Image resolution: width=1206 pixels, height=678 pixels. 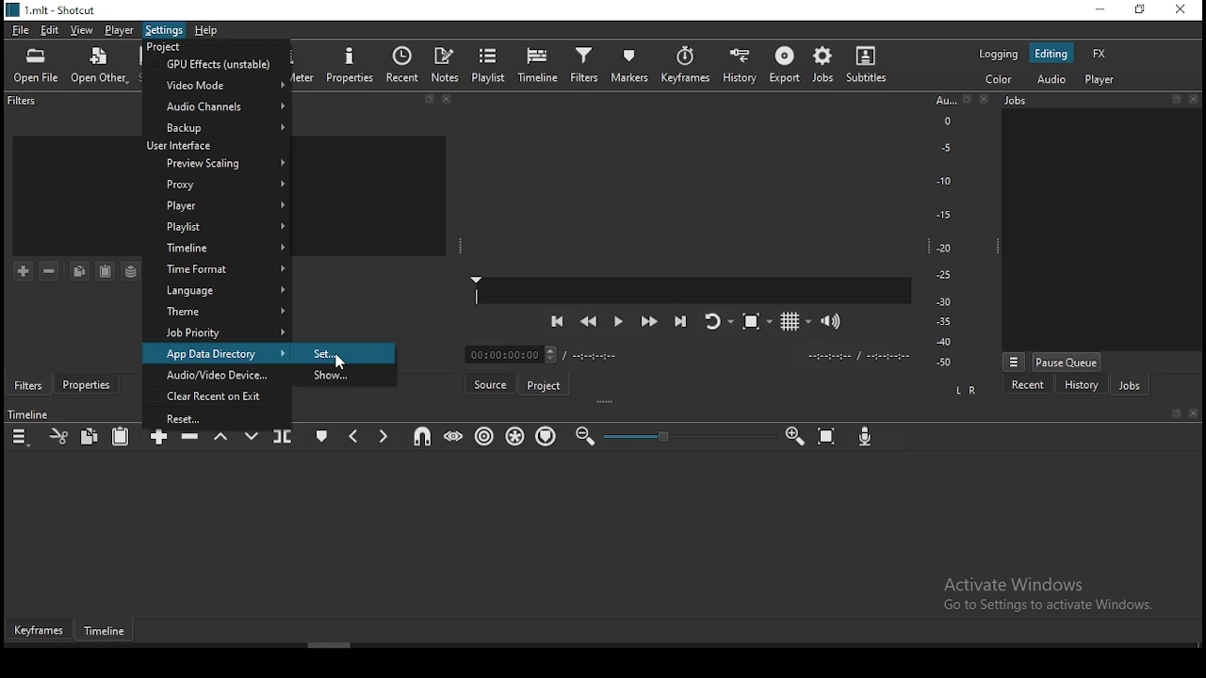 What do you see at coordinates (85, 386) in the screenshot?
I see `properties` at bounding box center [85, 386].